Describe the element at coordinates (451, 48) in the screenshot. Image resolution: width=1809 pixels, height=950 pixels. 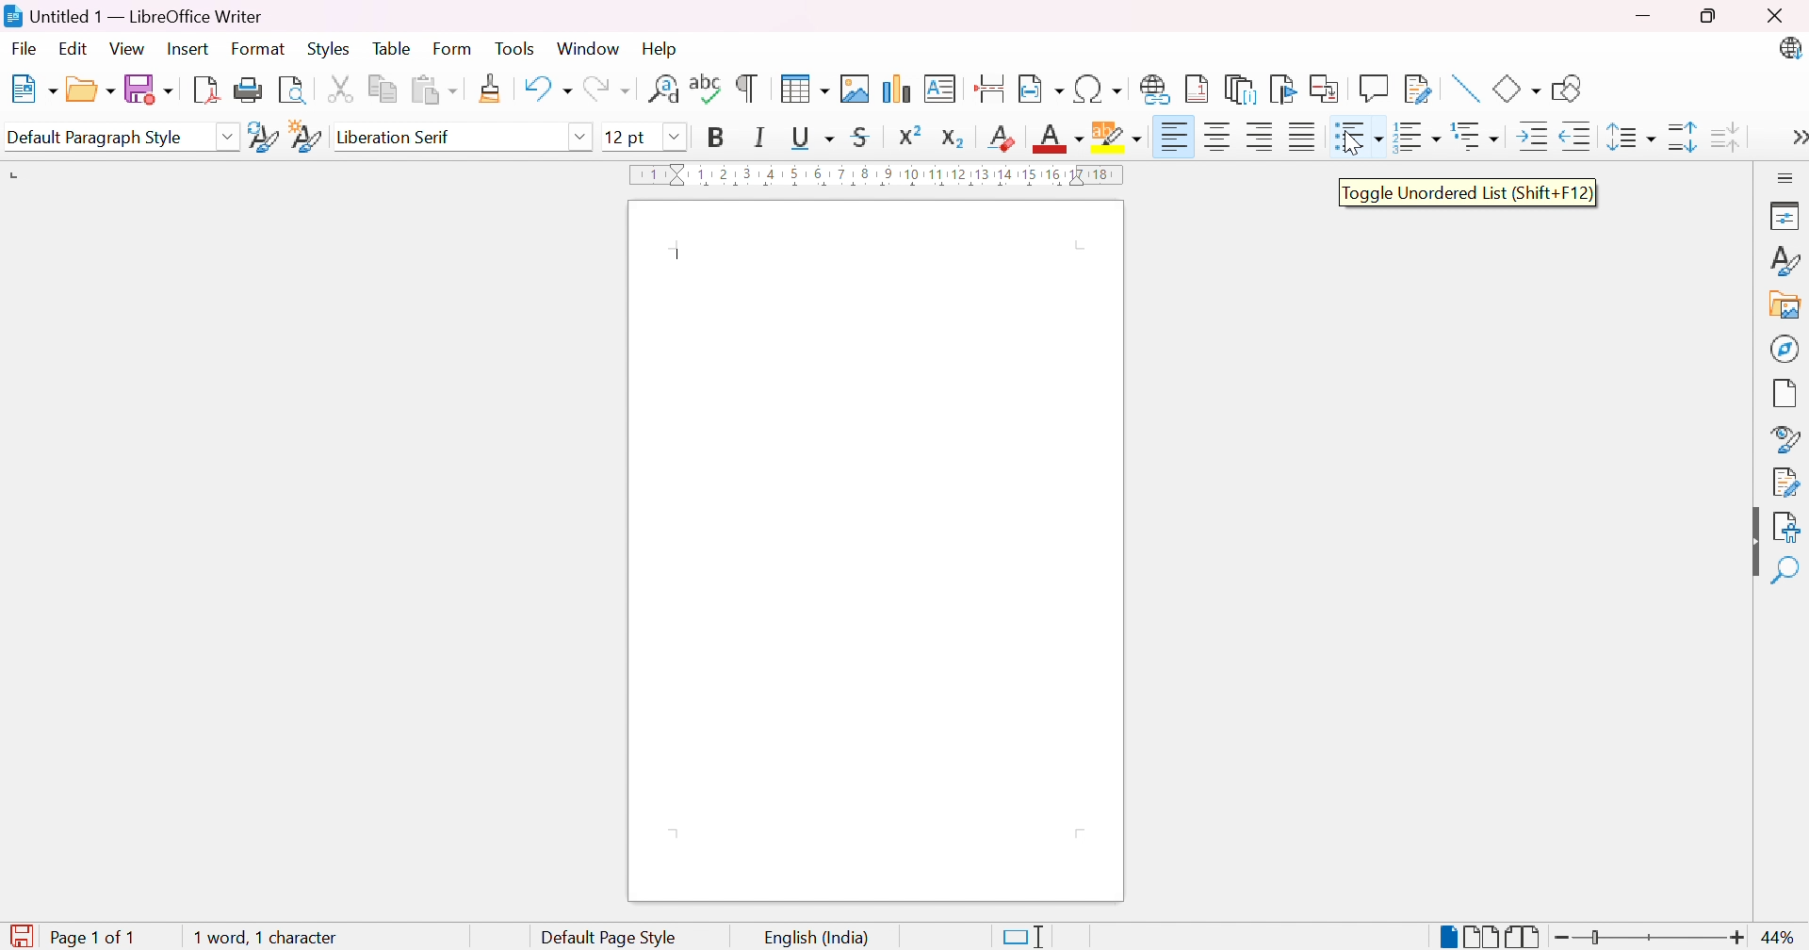
I see `Form` at that location.